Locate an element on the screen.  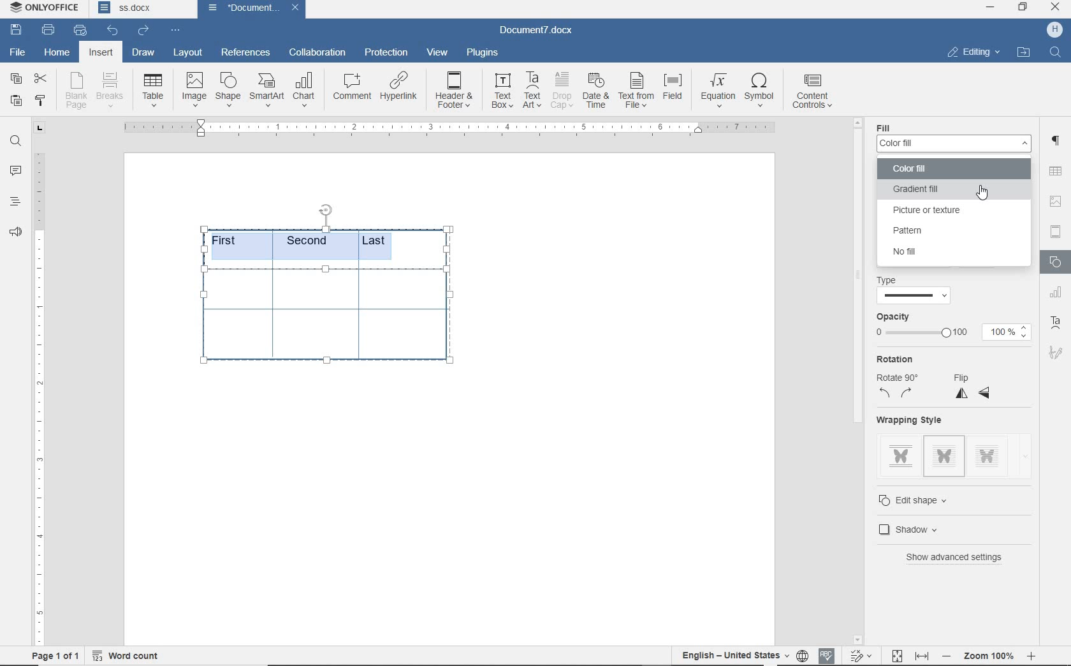
color fill is located at coordinates (956, 169).